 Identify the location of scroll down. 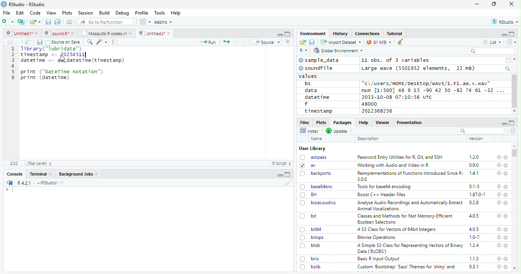
(514, 111).